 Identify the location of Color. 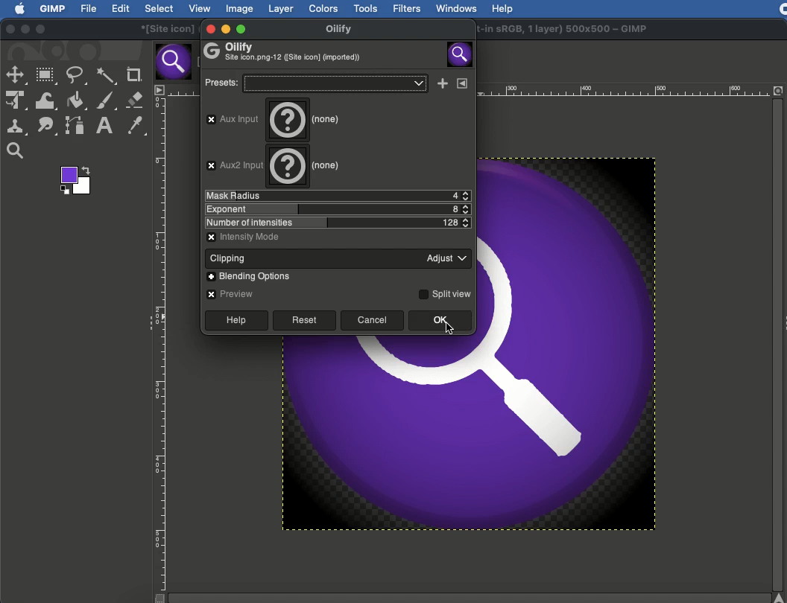
(74, 181).